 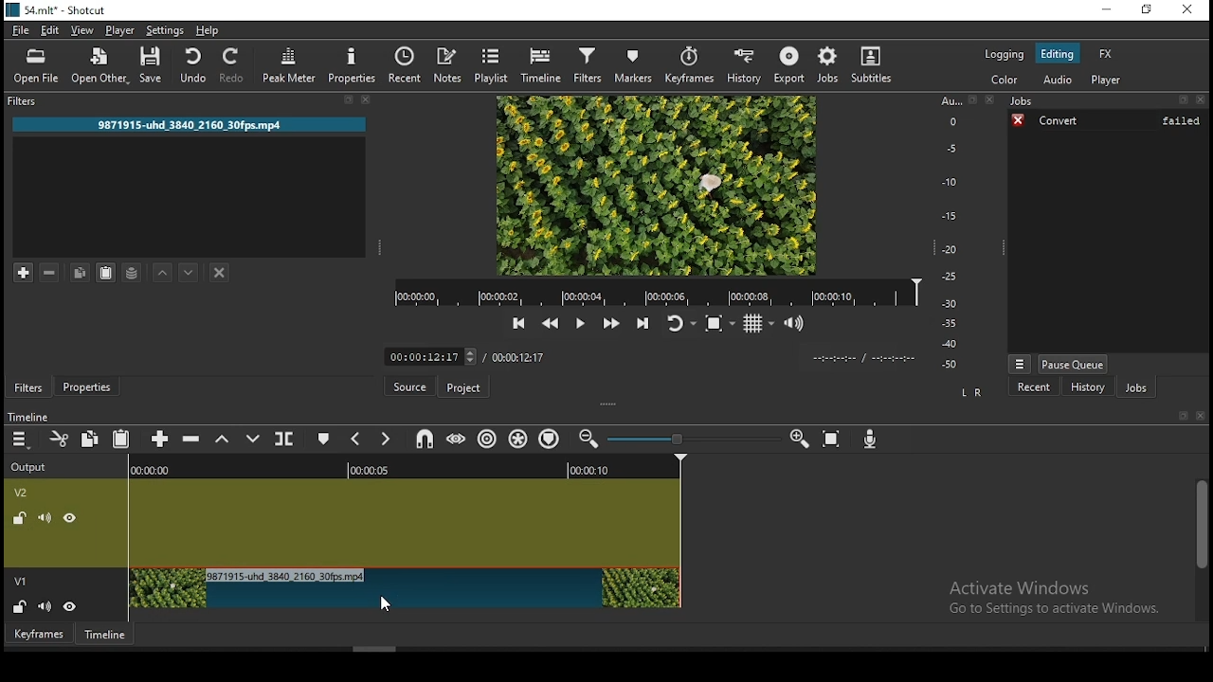 What do you see at coordinates (288, 66) in the screenshot?
I see `peak meter` at bounding box center [288, 66].